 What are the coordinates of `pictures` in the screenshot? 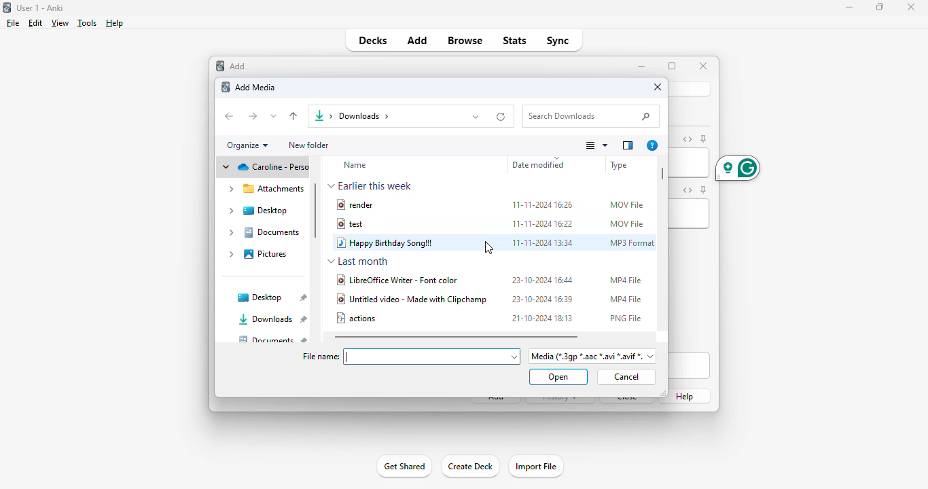 It's located at (257, 254).